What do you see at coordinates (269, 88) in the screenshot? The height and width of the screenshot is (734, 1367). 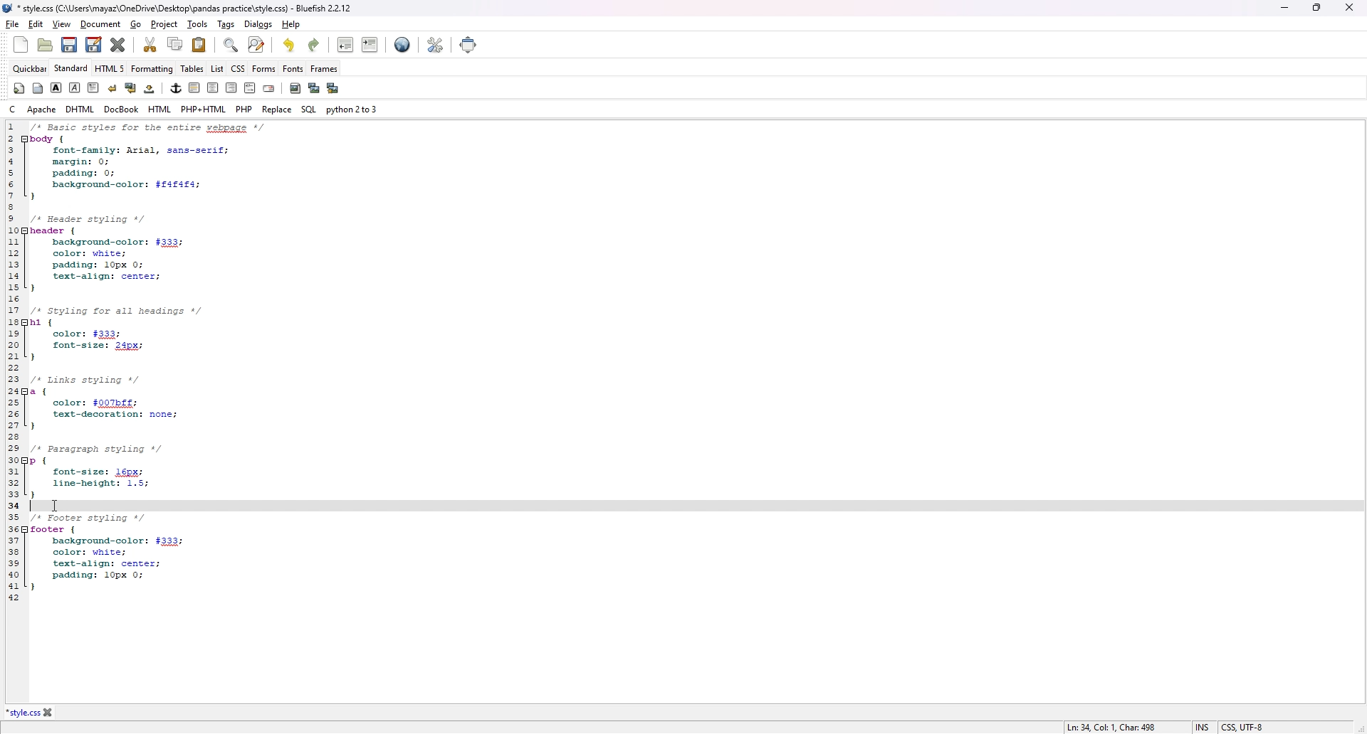 I see `email` at bounding box center [269, 88].